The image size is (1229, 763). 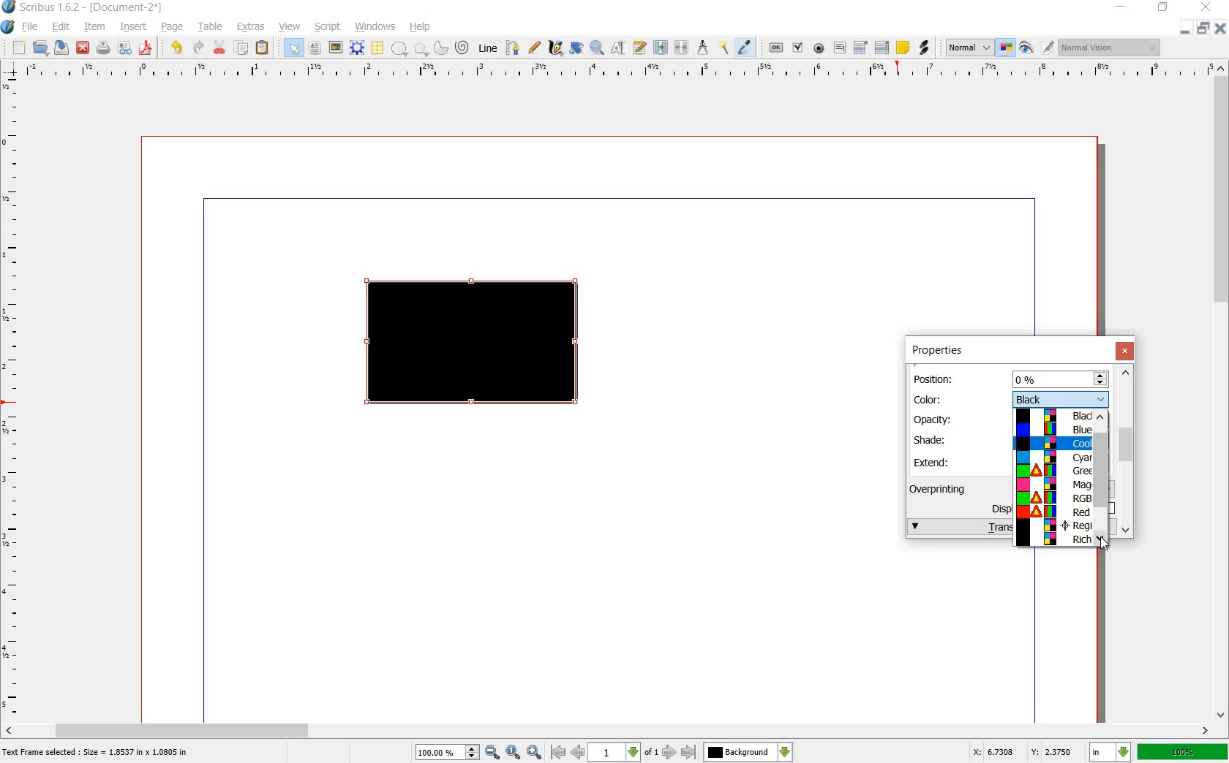 I want to click on link annotation, so click(x=923, y=48).